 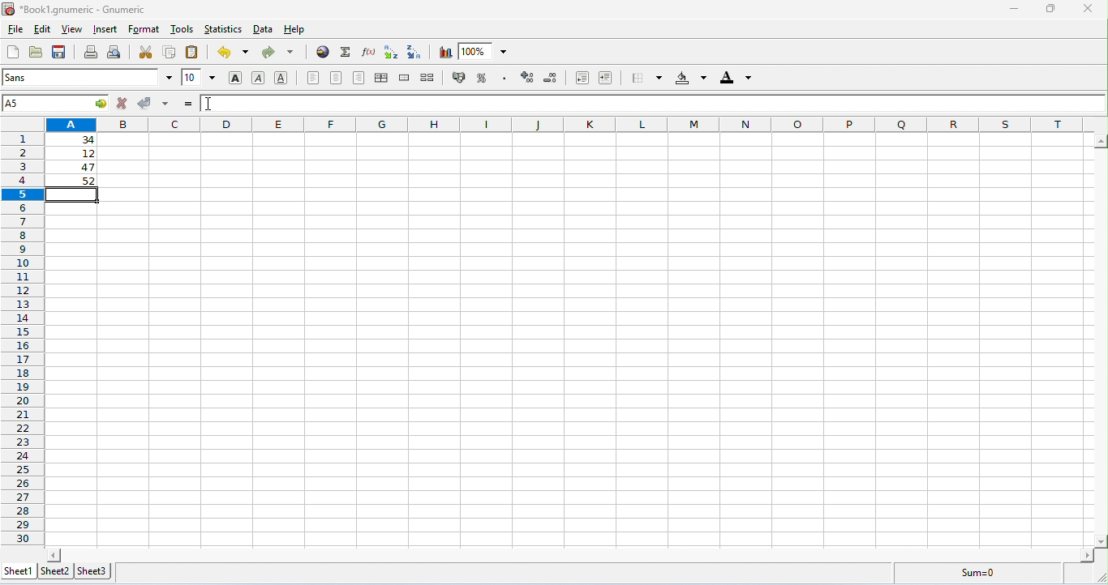 I want to click on insert hyperlink, so click(x=324, y=51).